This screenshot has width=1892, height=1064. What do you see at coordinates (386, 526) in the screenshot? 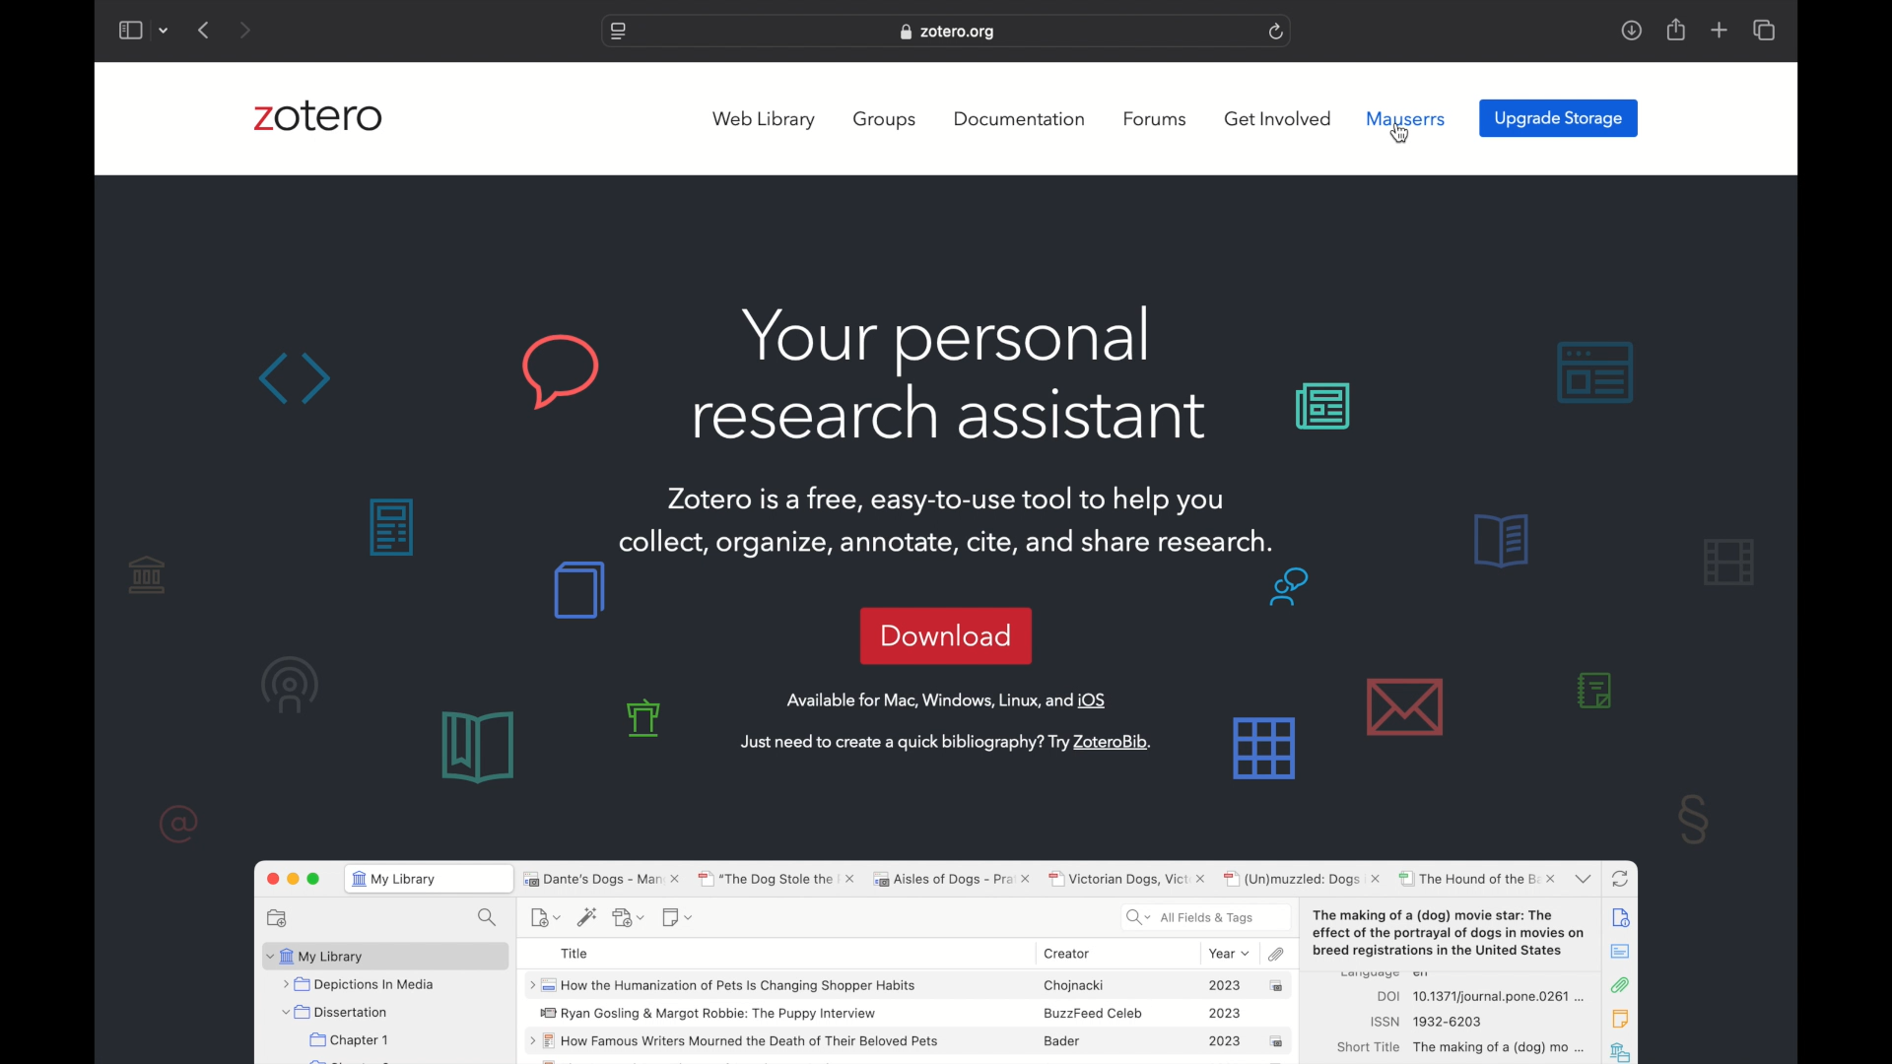
I see `backgorund graphics` at bounding box center [386, 526].